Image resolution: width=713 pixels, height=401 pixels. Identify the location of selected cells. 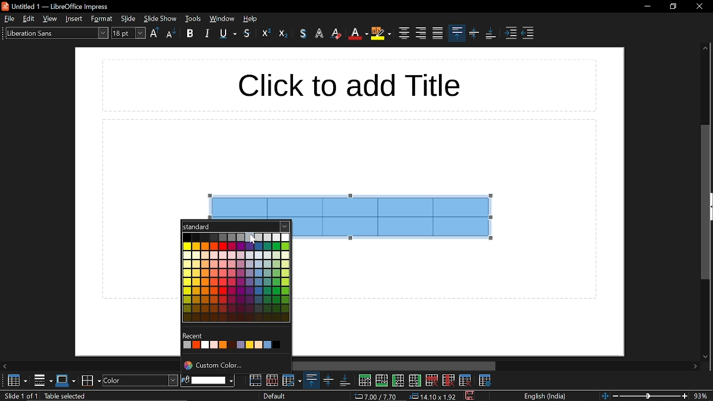
(397, 217).